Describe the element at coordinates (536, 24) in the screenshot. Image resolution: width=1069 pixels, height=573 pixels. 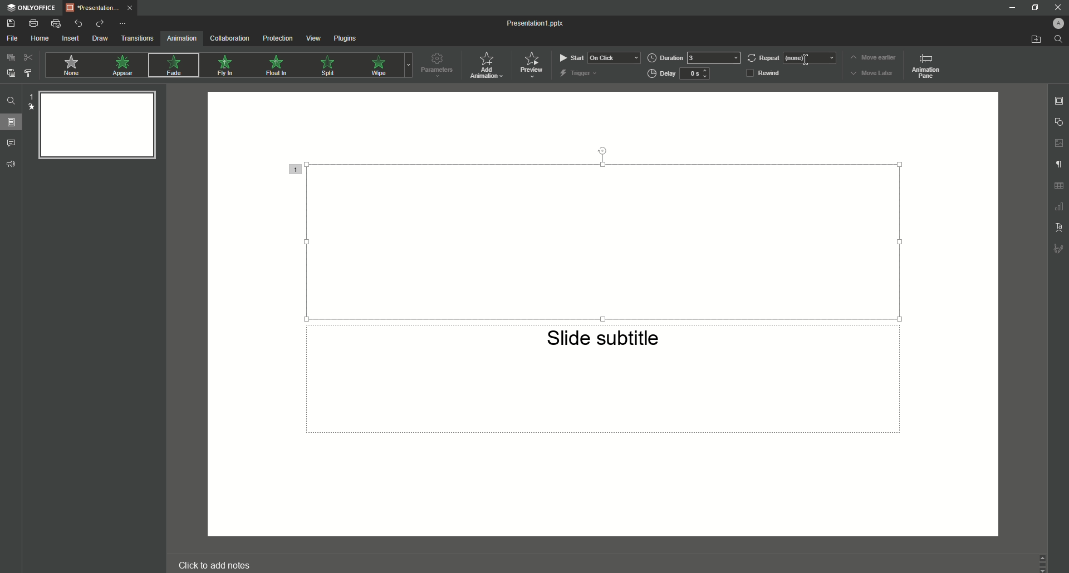
I see `Presentation 1` at that location.